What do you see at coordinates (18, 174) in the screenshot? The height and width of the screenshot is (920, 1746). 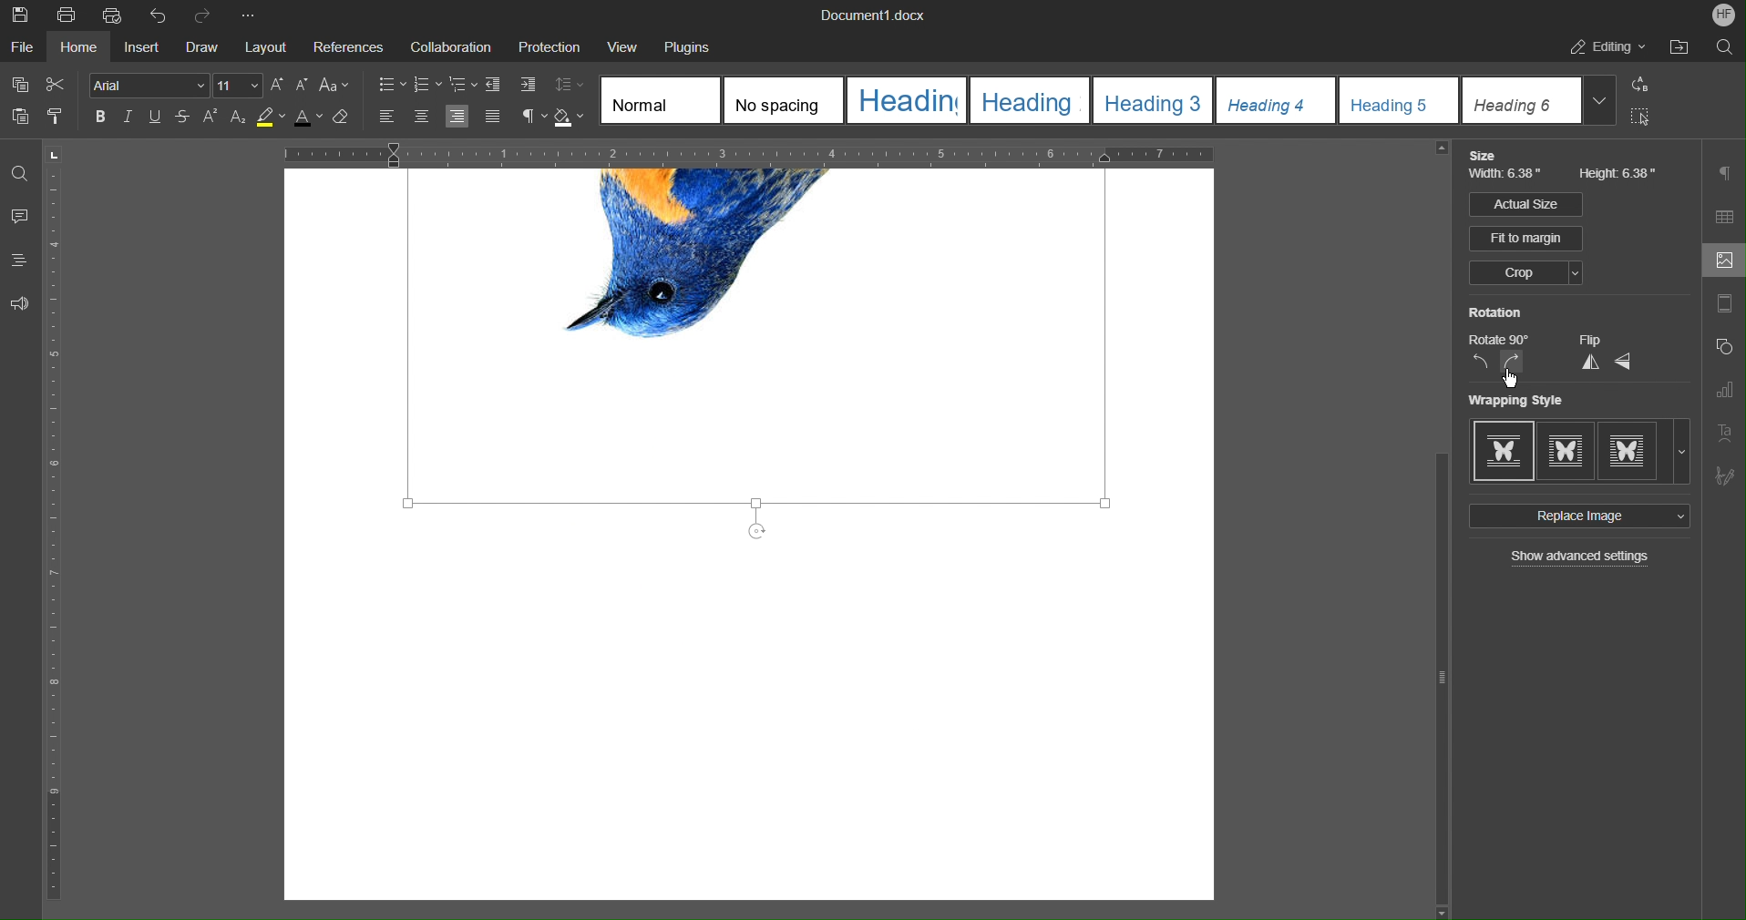 I see `Find` at bounding box center [18, 174].